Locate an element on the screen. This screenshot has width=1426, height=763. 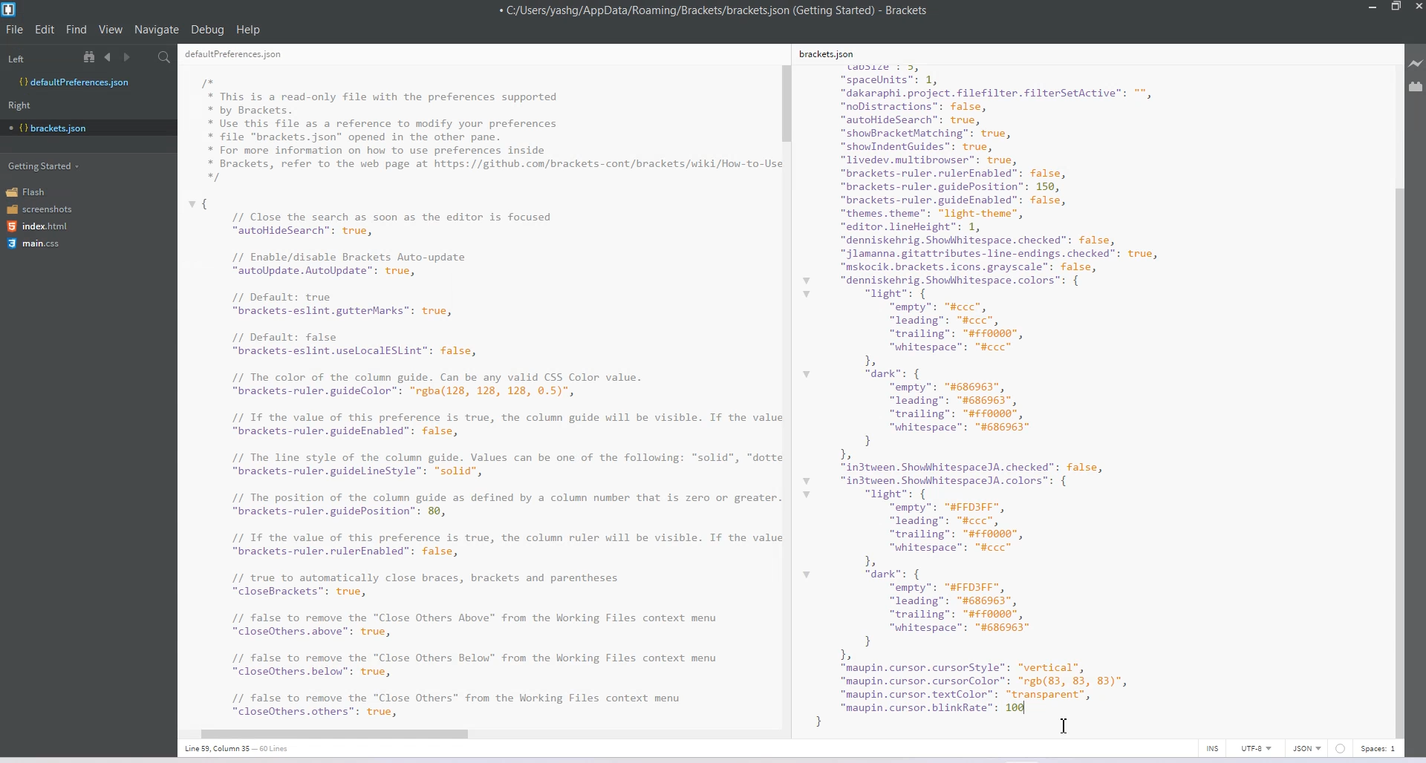
UTF-8 is located at coordinates (1256, 748).